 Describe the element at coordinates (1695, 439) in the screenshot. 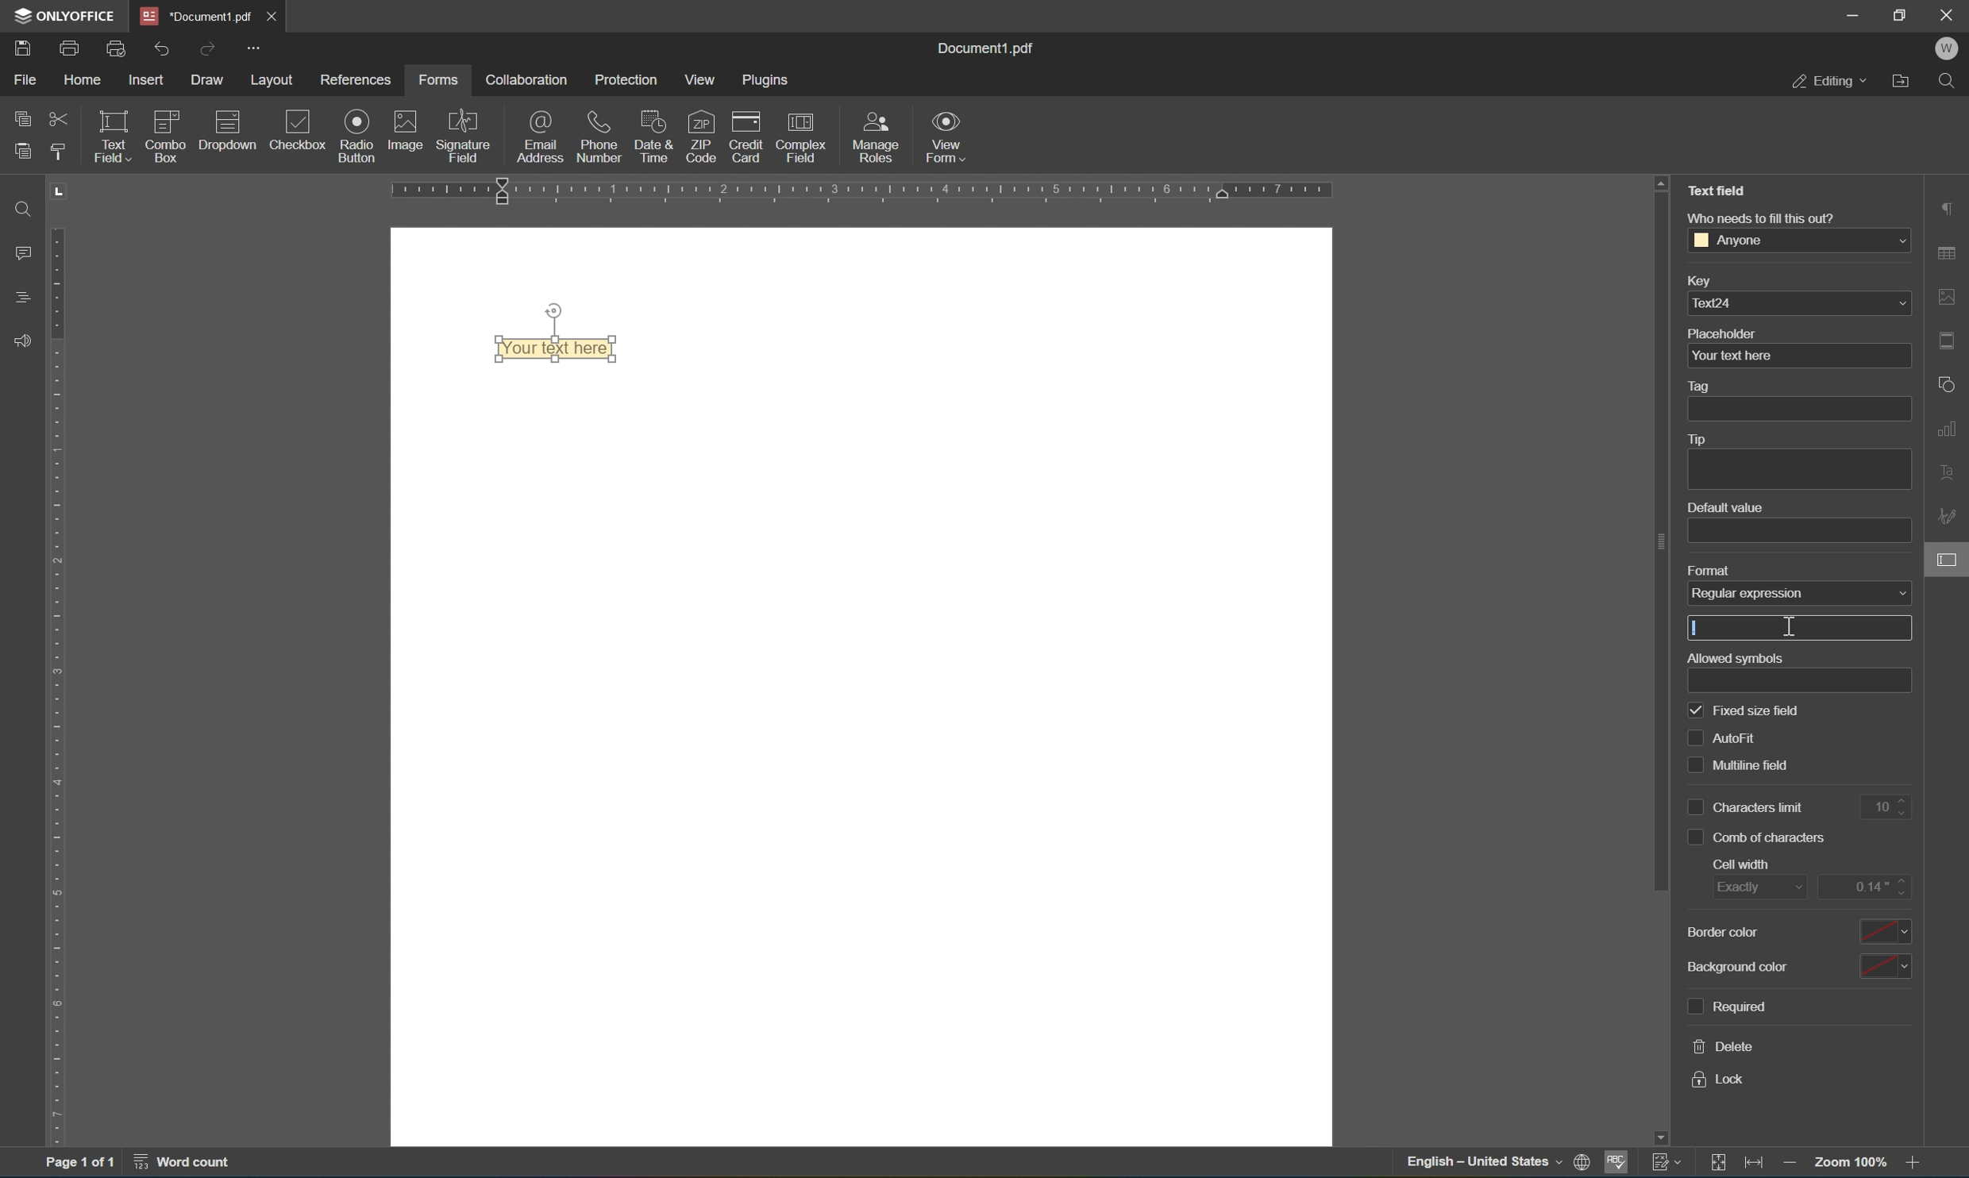

I see `tip` at that location.